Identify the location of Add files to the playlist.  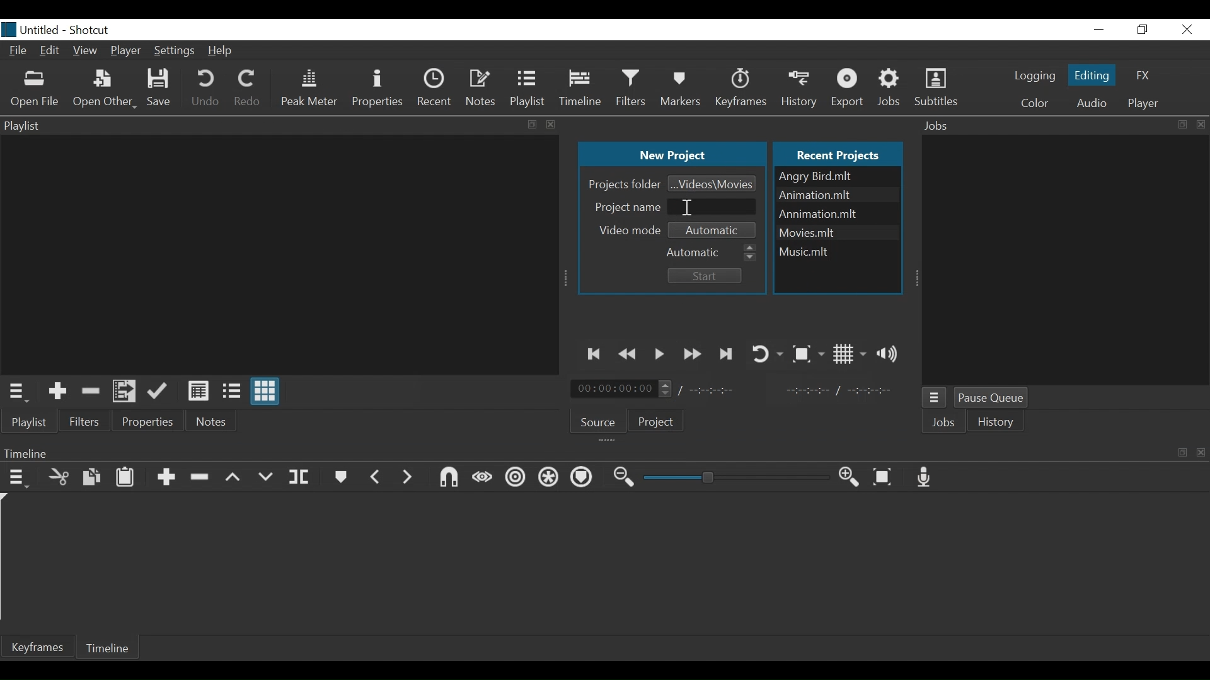
(127, 392).